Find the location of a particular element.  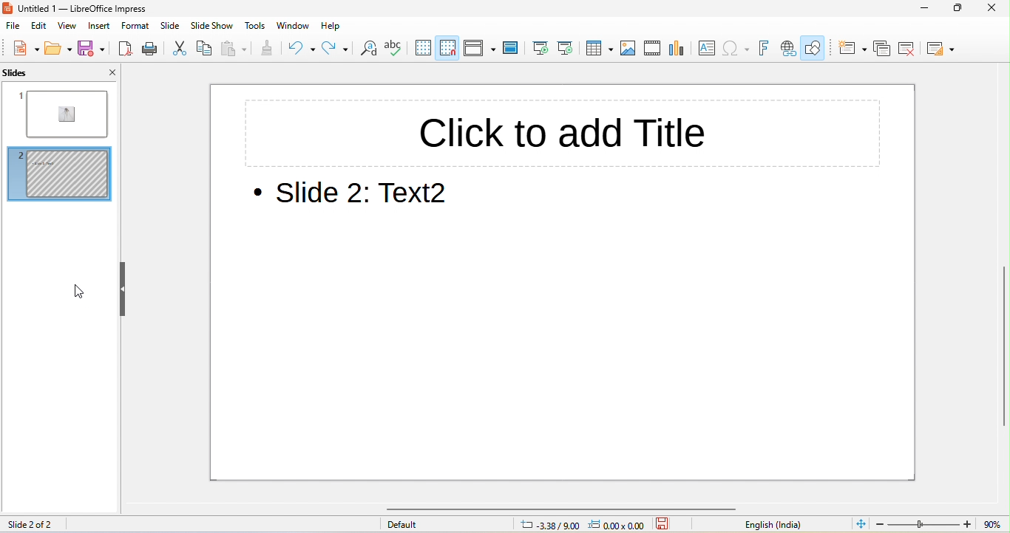

new is located at coordinates (21, 49).